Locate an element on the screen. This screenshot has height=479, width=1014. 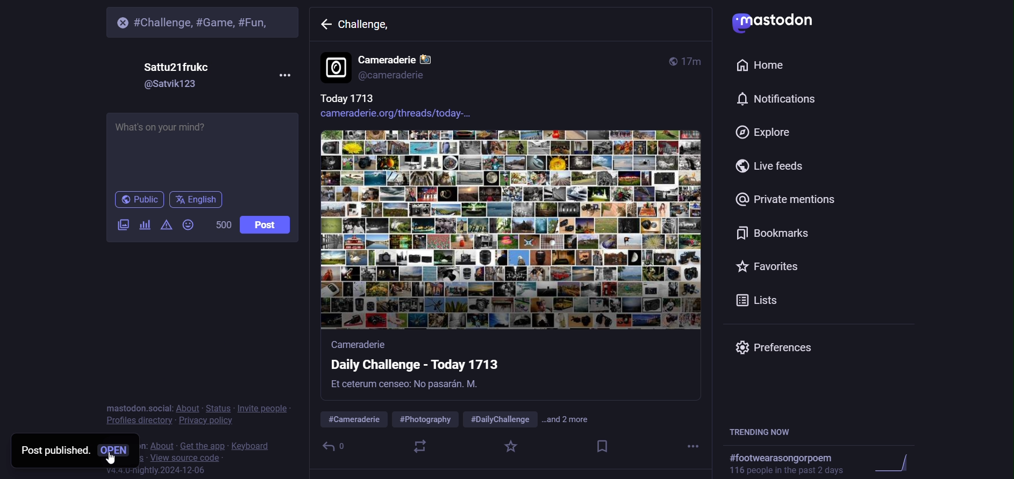
more is located at coordinates (283, 75).